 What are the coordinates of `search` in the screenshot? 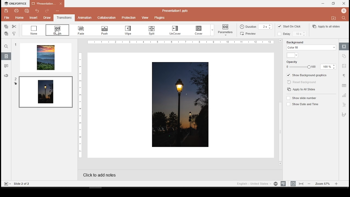 It's located at (345, 19).